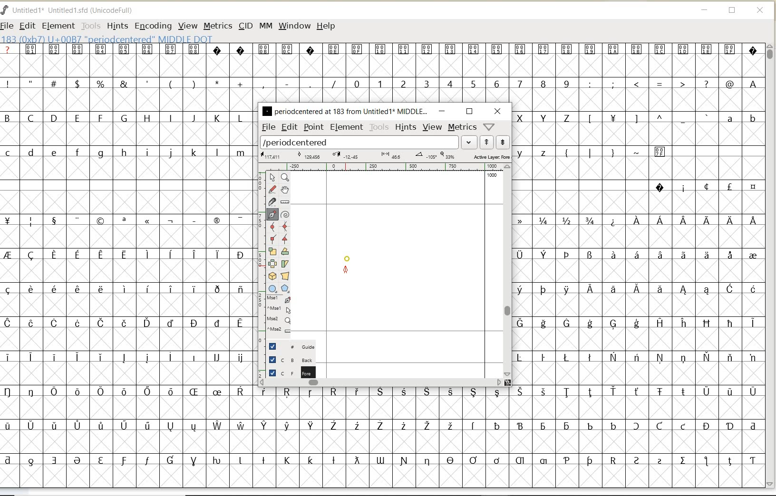 The height and width of the screenshot is (496, 776). What do you see at coordinates (116, 26) in the screenshot?
I see `HINTS` at bounding box center [116, 26].